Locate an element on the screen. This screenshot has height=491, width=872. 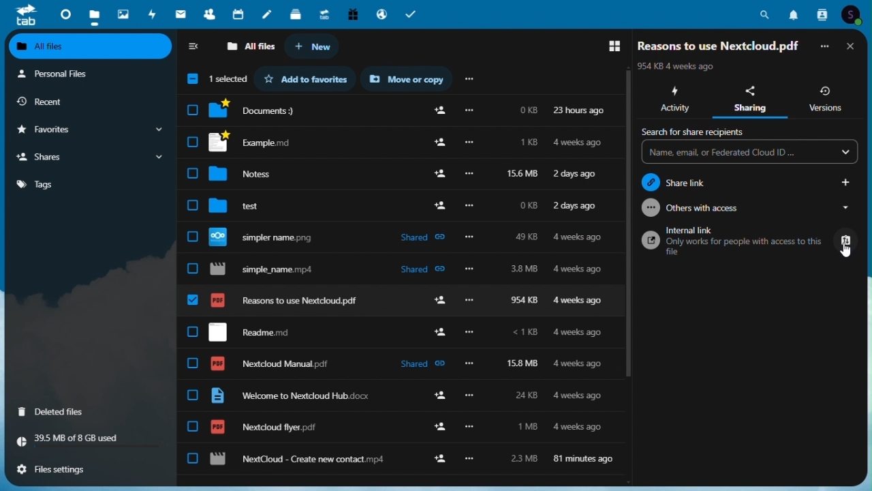
last modified time is located at coordinates (679, 66).